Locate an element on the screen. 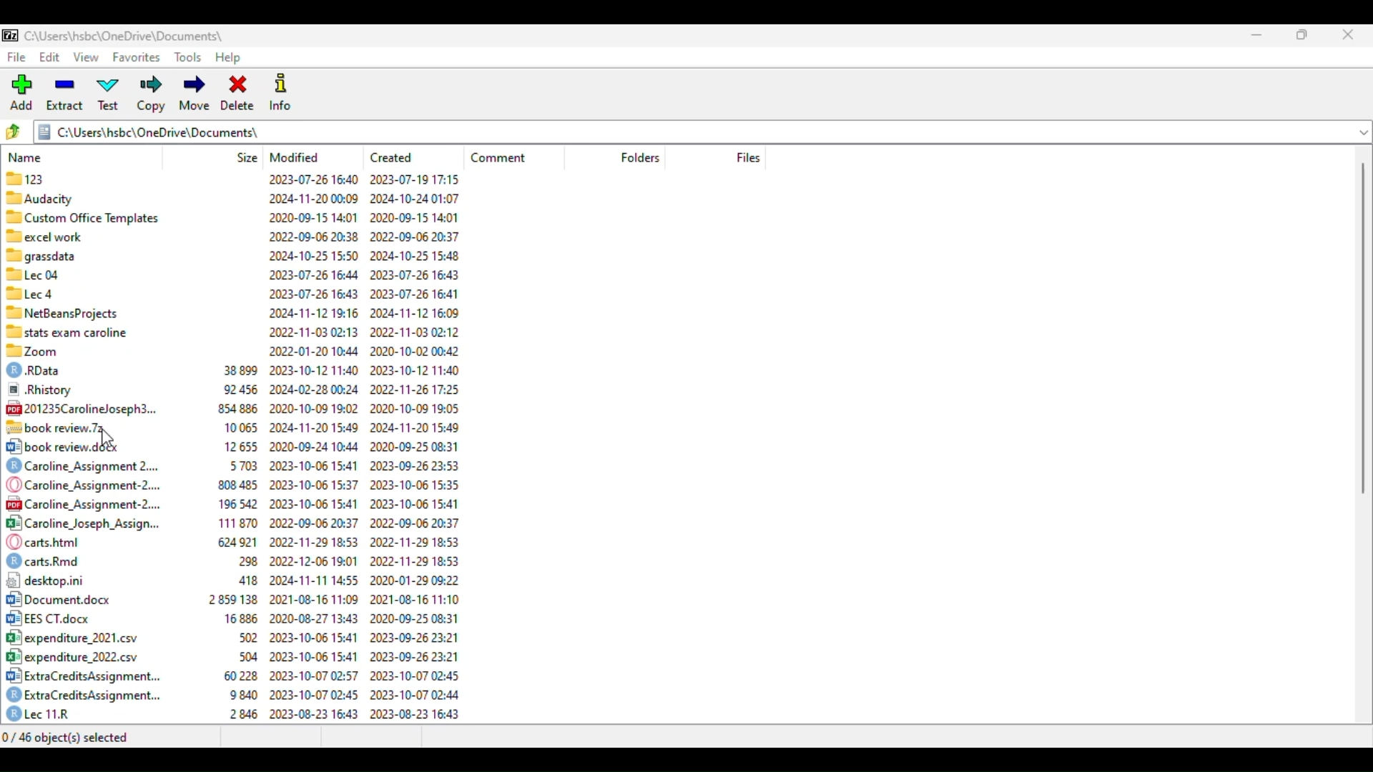 Image resolution: width=1373 pixels, height=772 pixels. add is located at coordinates (21, 91).